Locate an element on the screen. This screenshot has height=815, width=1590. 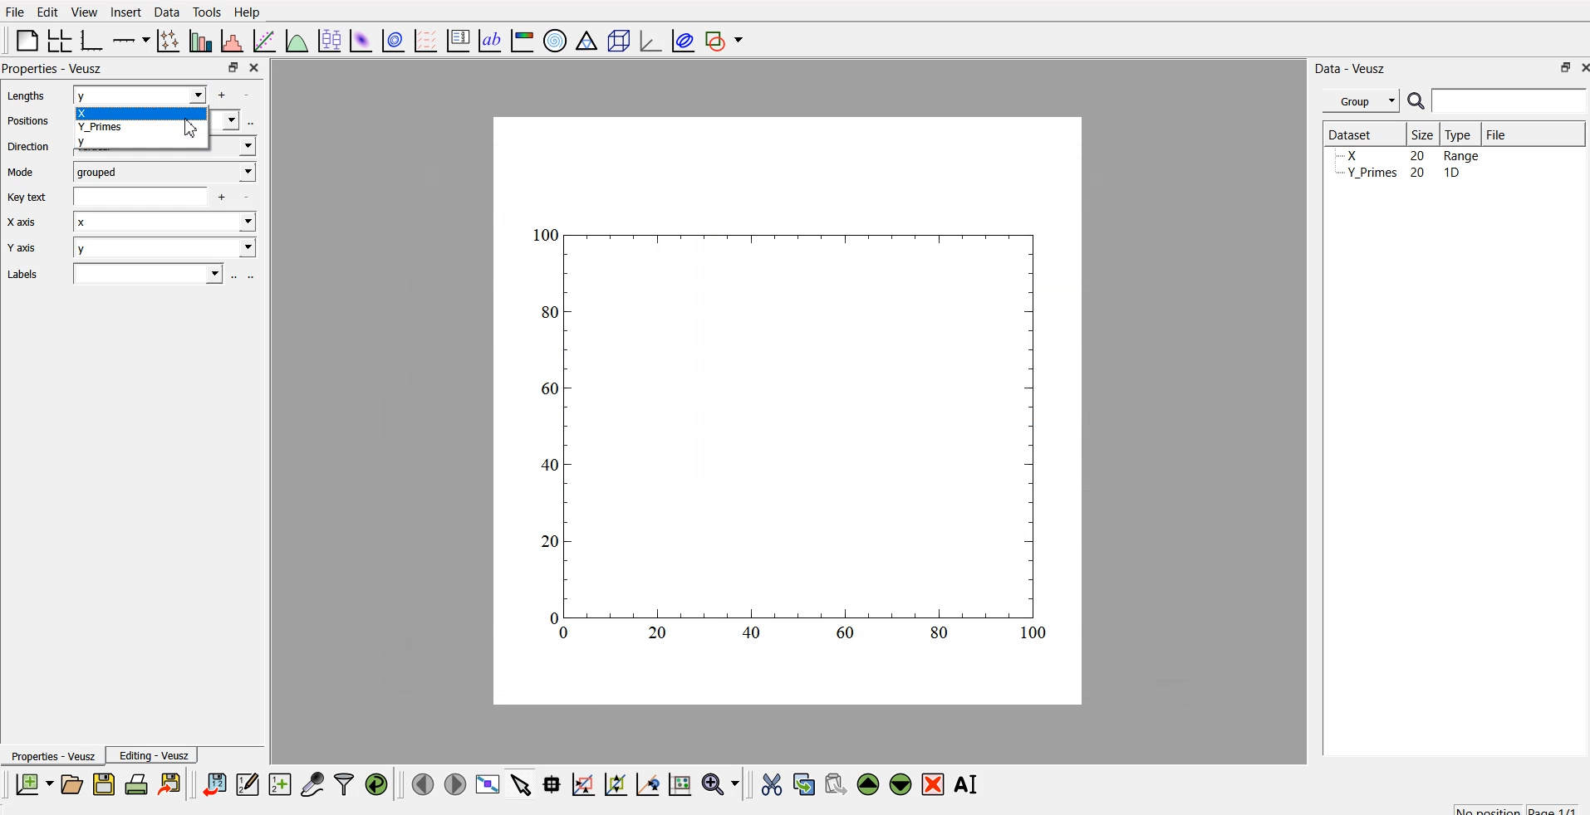
3D scene is located at coordinates (619, 42).